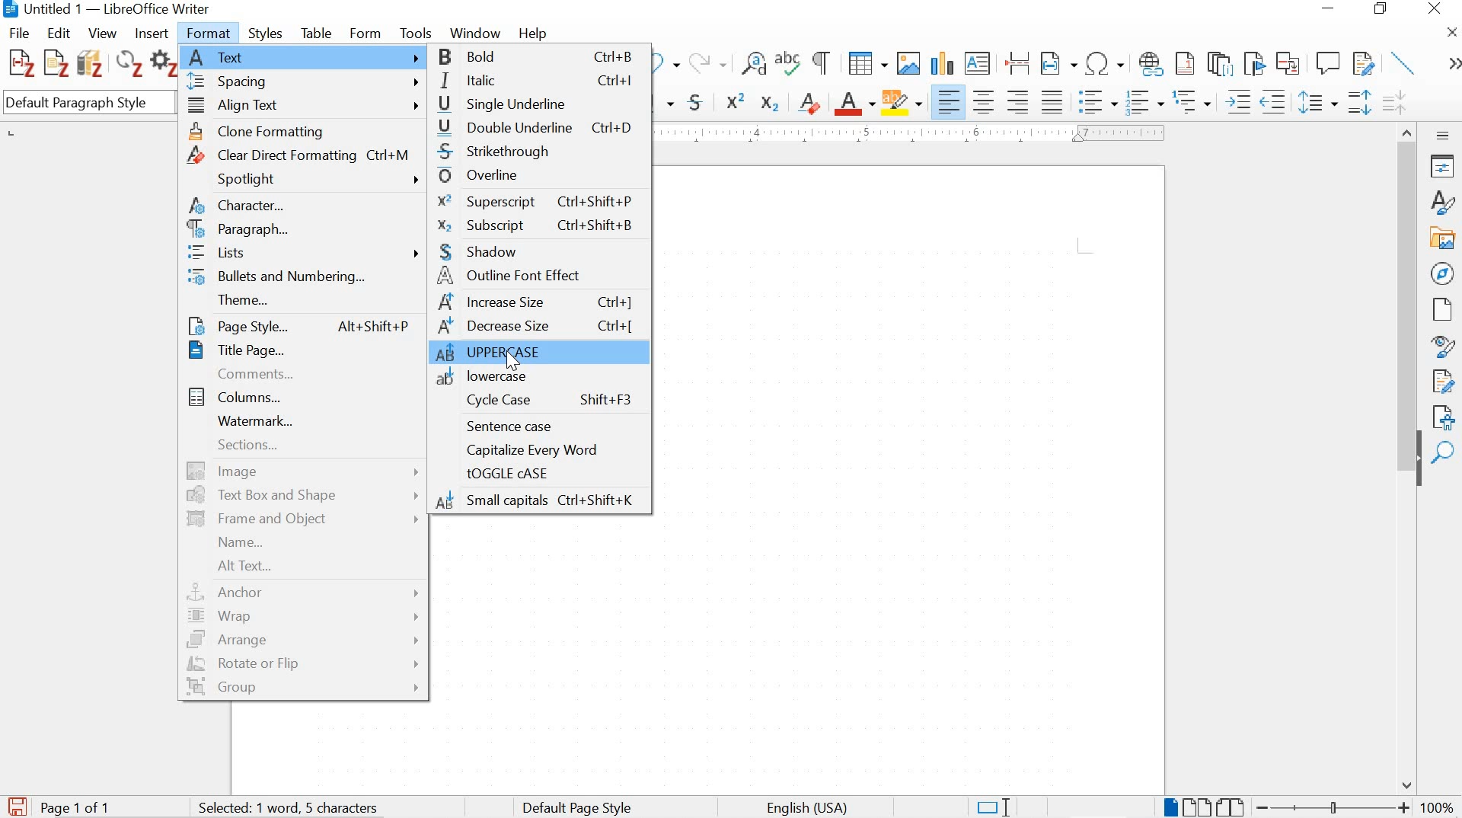 The width and height of the screenshot is (1462, 818). Describe the element at coordinates (789, 66) in the screenshot. I see `check spelling` at that location.